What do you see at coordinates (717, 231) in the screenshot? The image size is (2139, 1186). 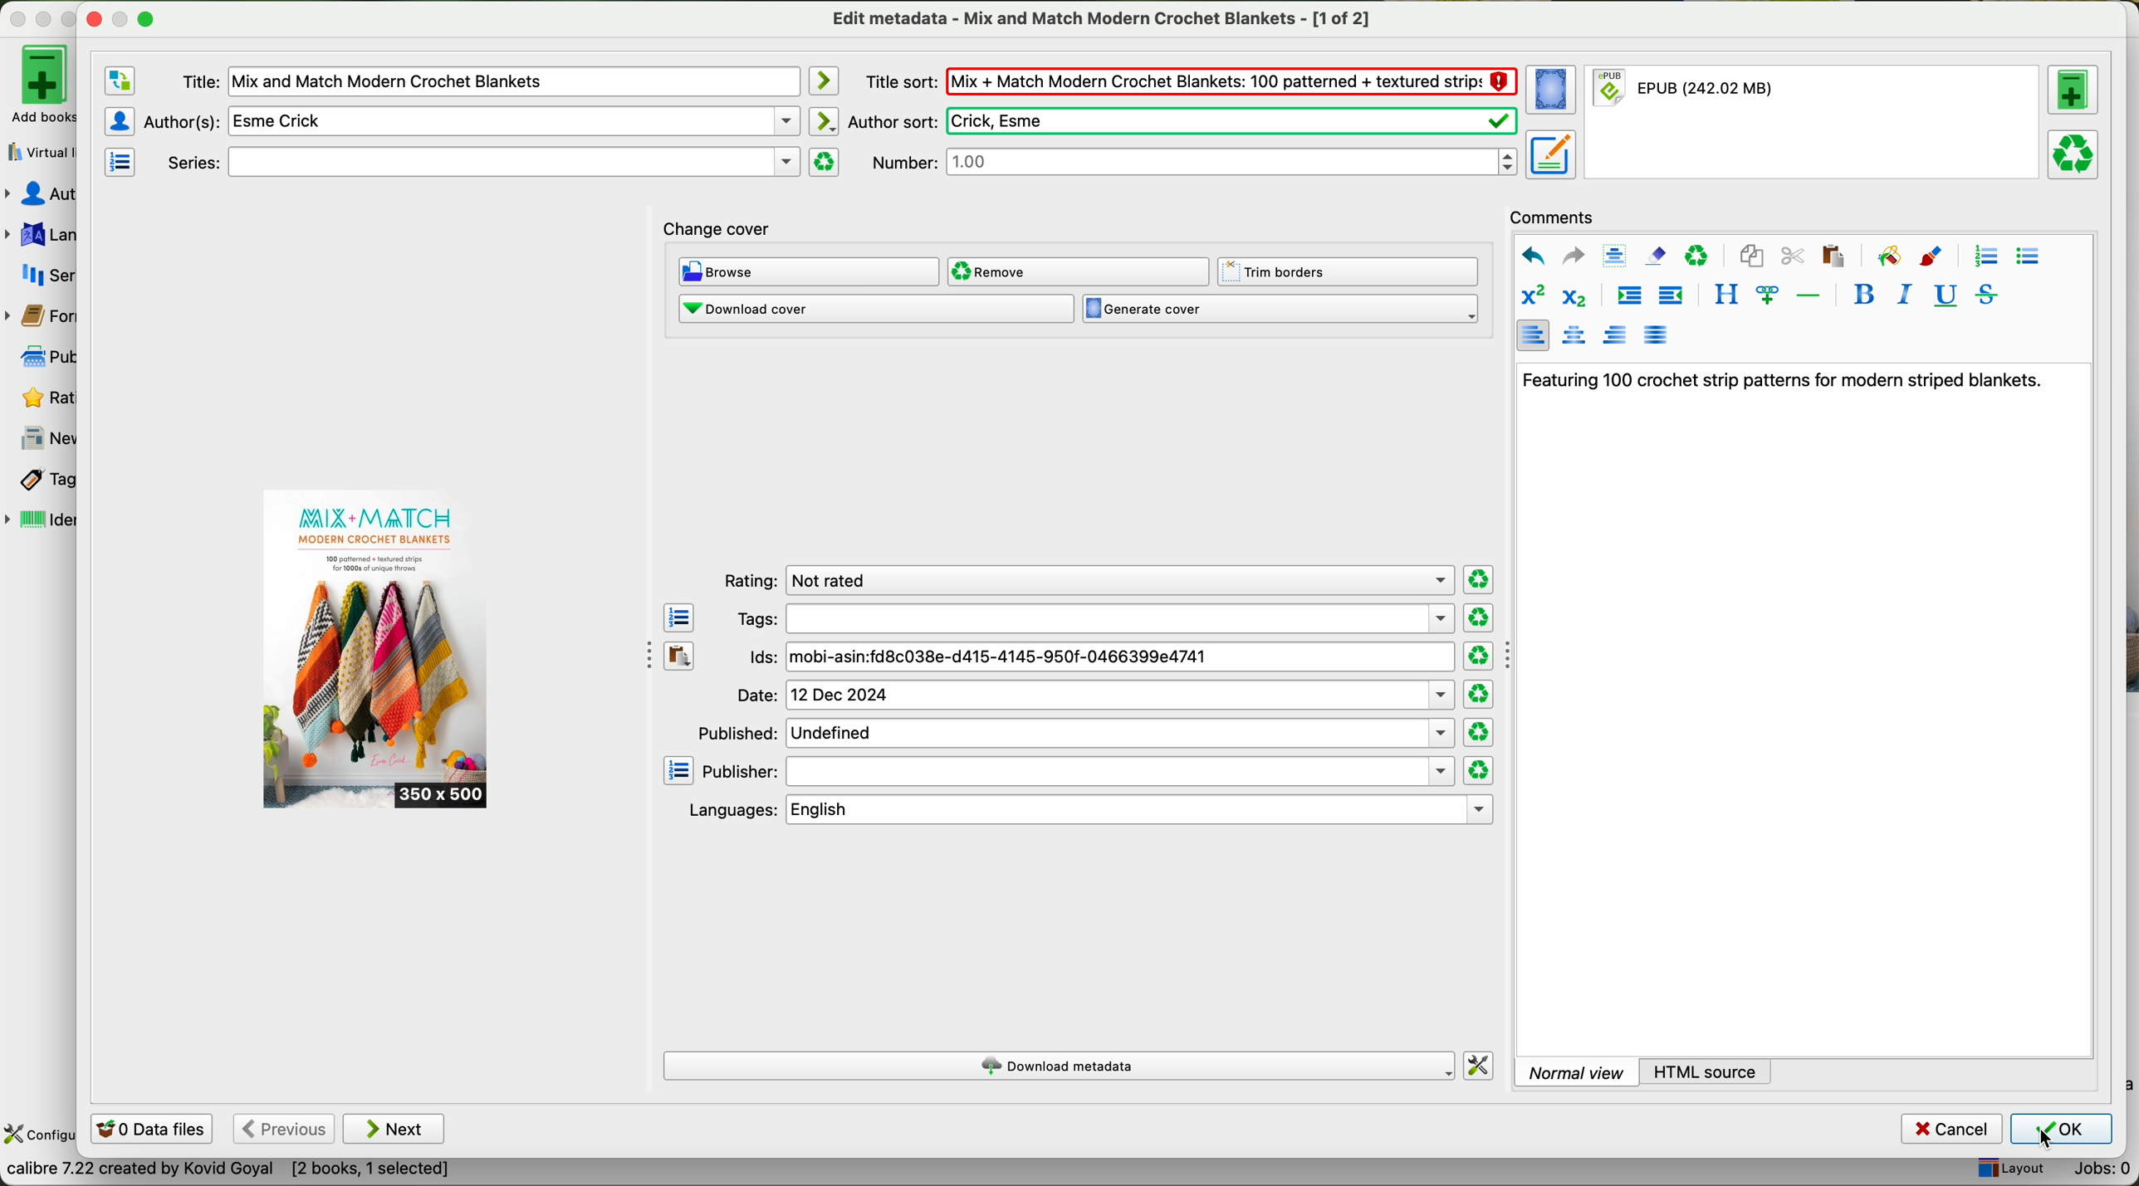 I see `change cover` at bounding box center [717, 231].